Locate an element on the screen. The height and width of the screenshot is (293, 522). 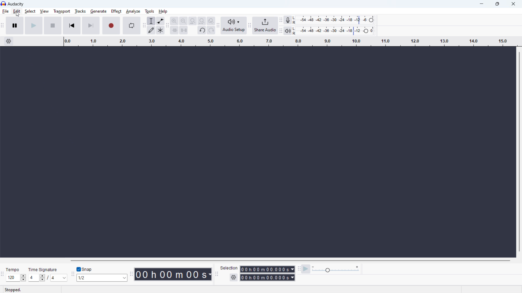
file is located at coordinates (6, 11).